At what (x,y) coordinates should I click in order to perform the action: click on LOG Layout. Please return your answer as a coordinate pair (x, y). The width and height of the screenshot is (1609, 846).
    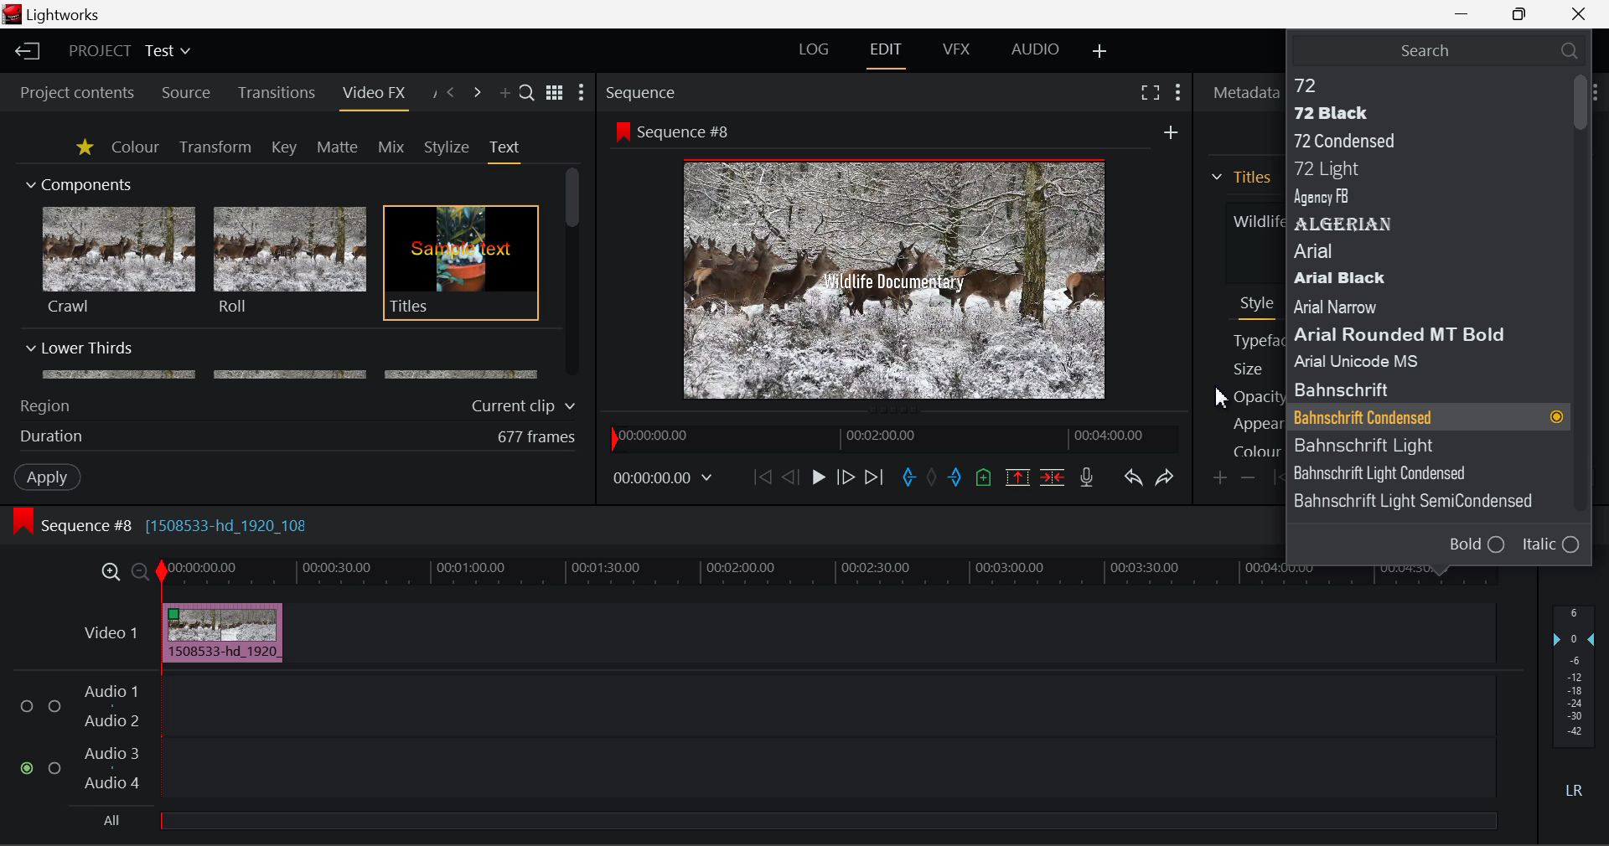
    Looking at the image, I should click on (815, 49).